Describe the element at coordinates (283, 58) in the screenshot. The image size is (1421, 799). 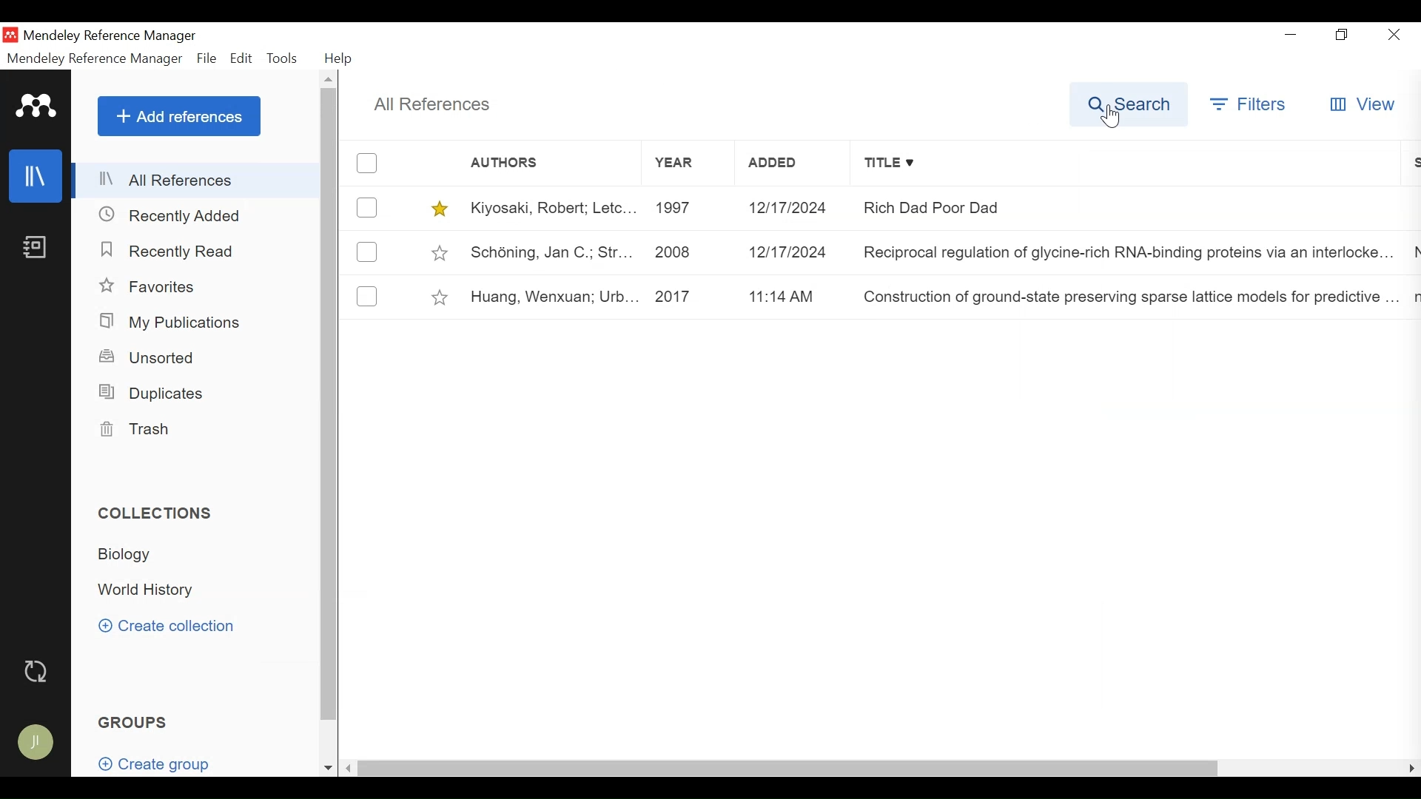
I see `Tools` at that location.